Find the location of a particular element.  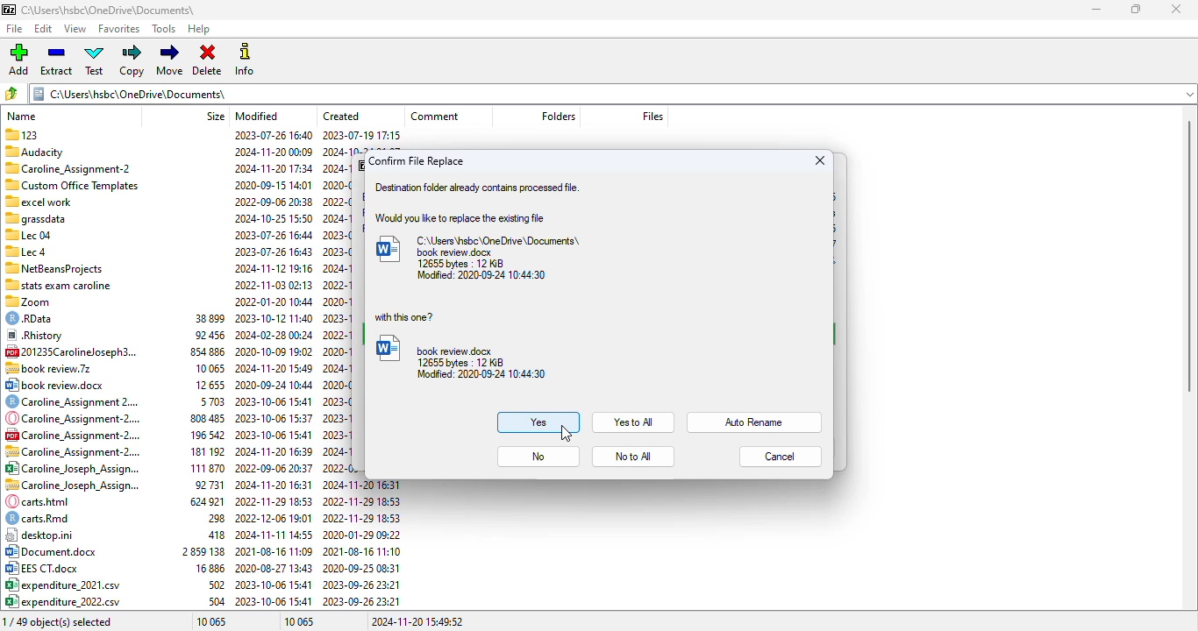

no to all is located at coordinates (635, 457).